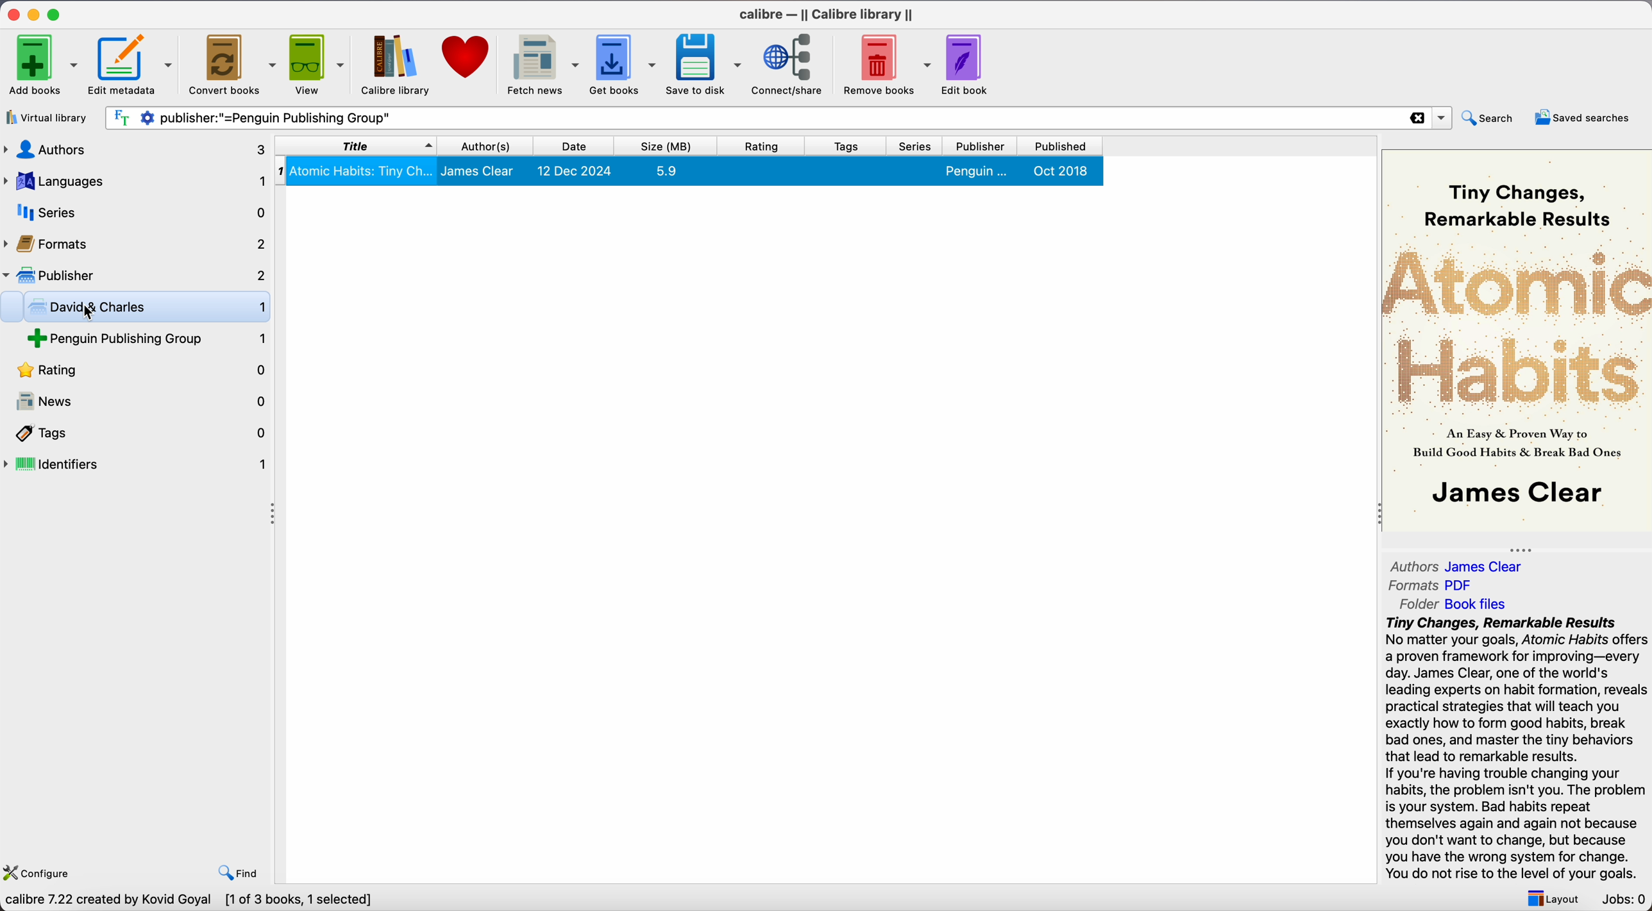  What do you see at coordinates (920, 146) in the screenshot?
I see `series` at bounding box center [920, 146].